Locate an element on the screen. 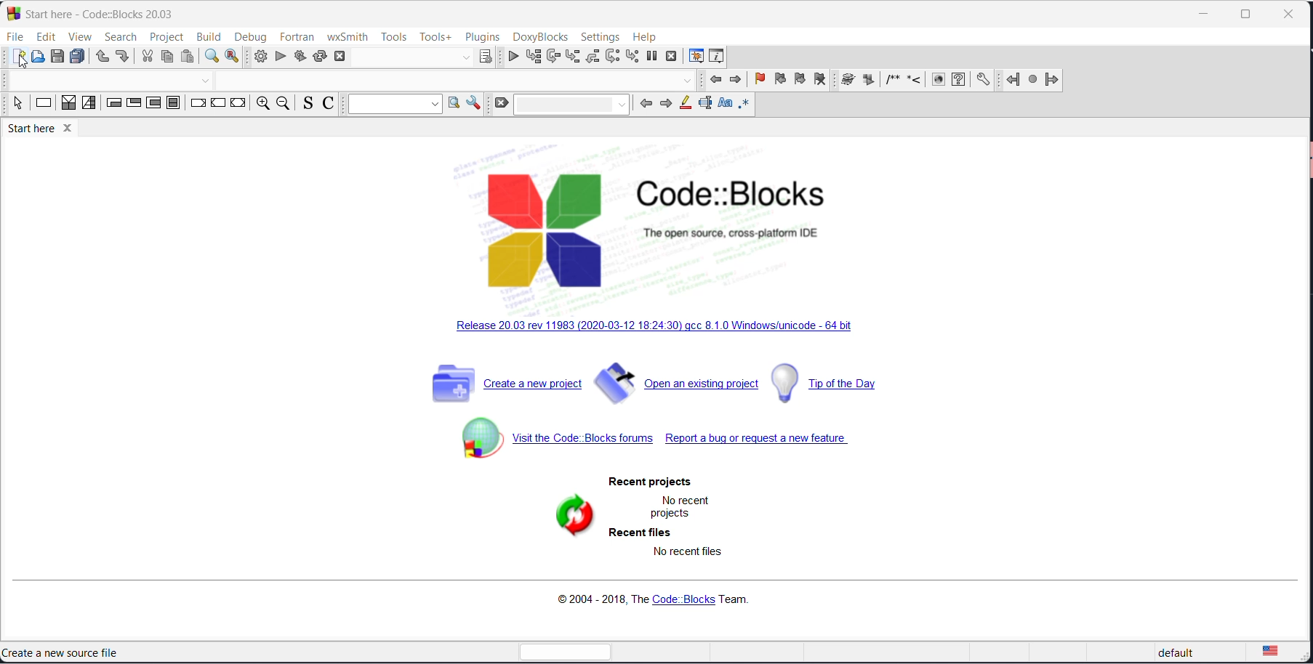 This screenshot has height=664, width=1313. Various info is located at coordinates (720, 57).